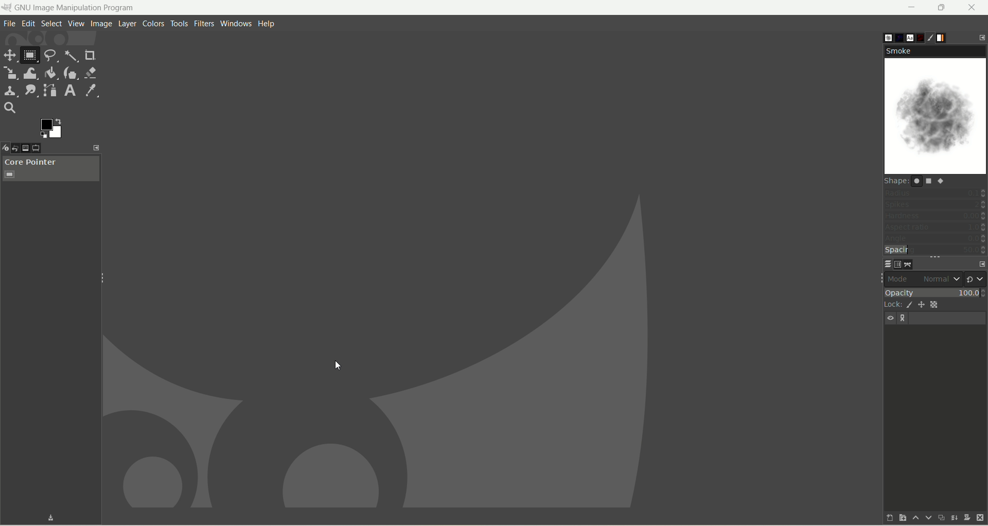 Image resolution: width=988 pixels, height=526 pixels. I want to click on normal, so click(940, 279).